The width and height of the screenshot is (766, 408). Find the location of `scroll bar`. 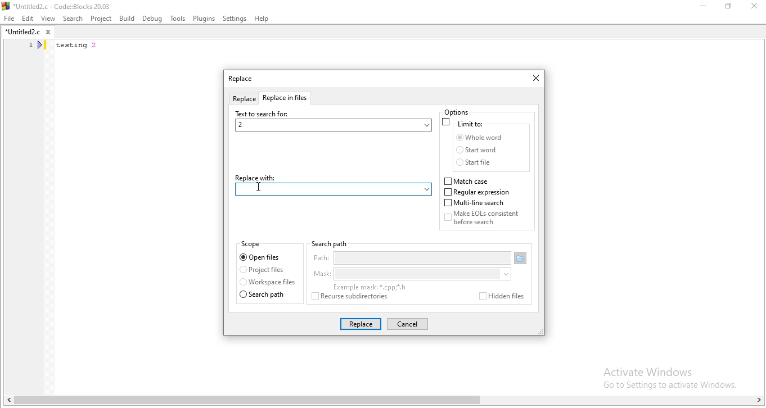

scroll bar is located at coordinates (383, 401).